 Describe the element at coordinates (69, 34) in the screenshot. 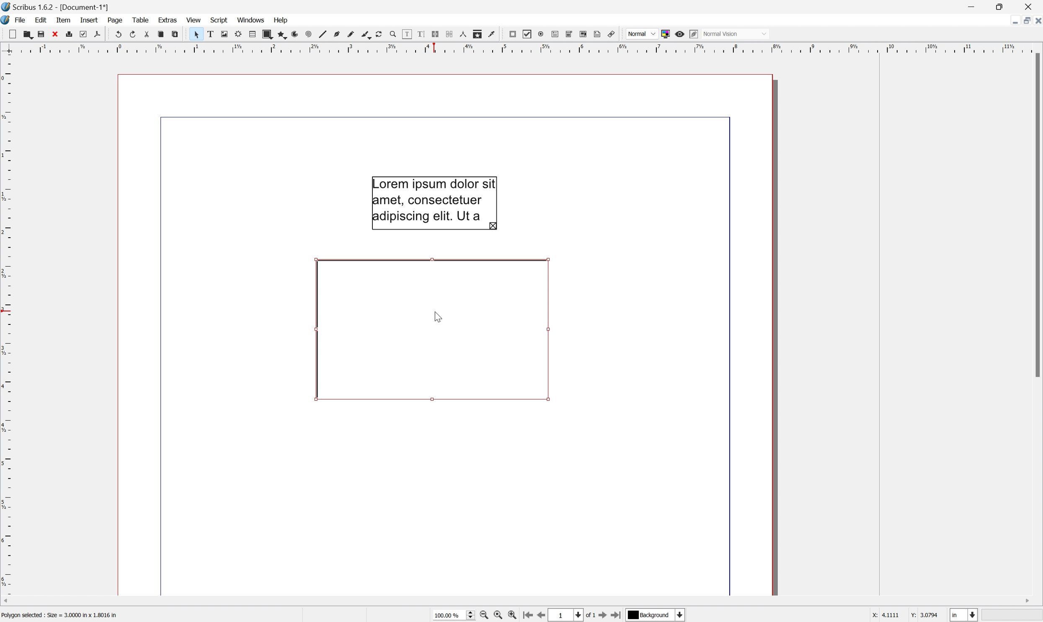

I see `Print` at that location.